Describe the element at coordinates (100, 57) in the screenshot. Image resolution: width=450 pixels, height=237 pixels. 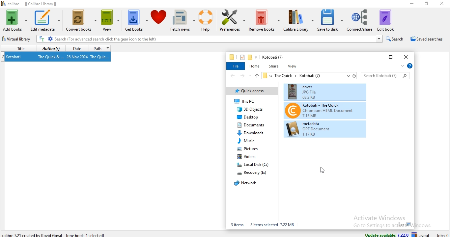
I see `The Quic...` at that location.